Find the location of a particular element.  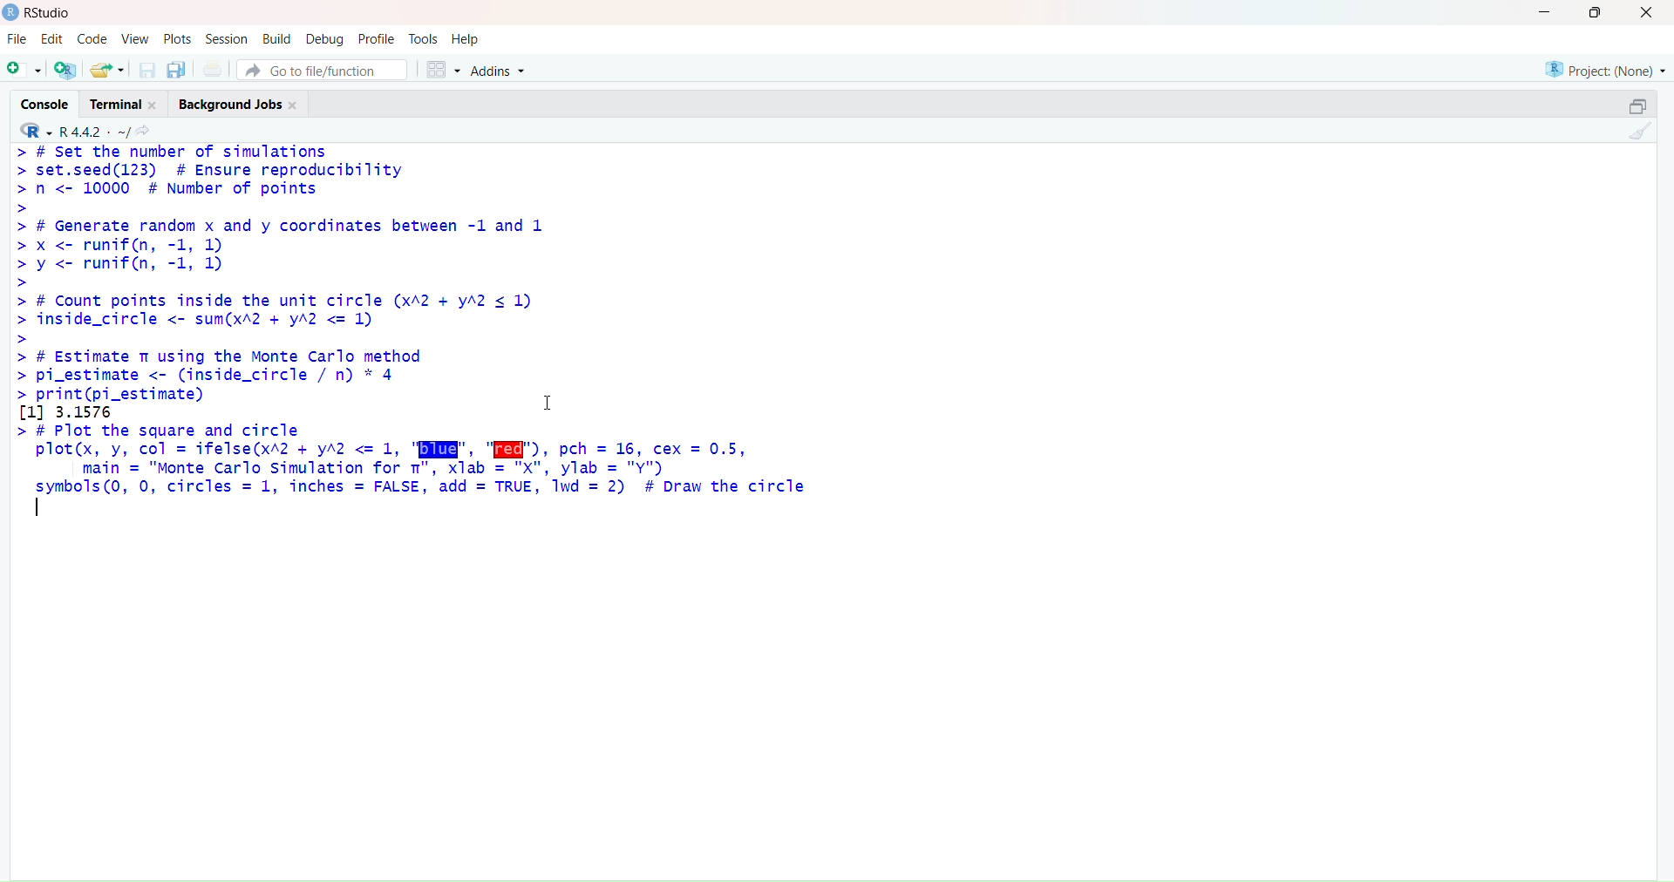

RStudio is located at coordinates (43, 15).